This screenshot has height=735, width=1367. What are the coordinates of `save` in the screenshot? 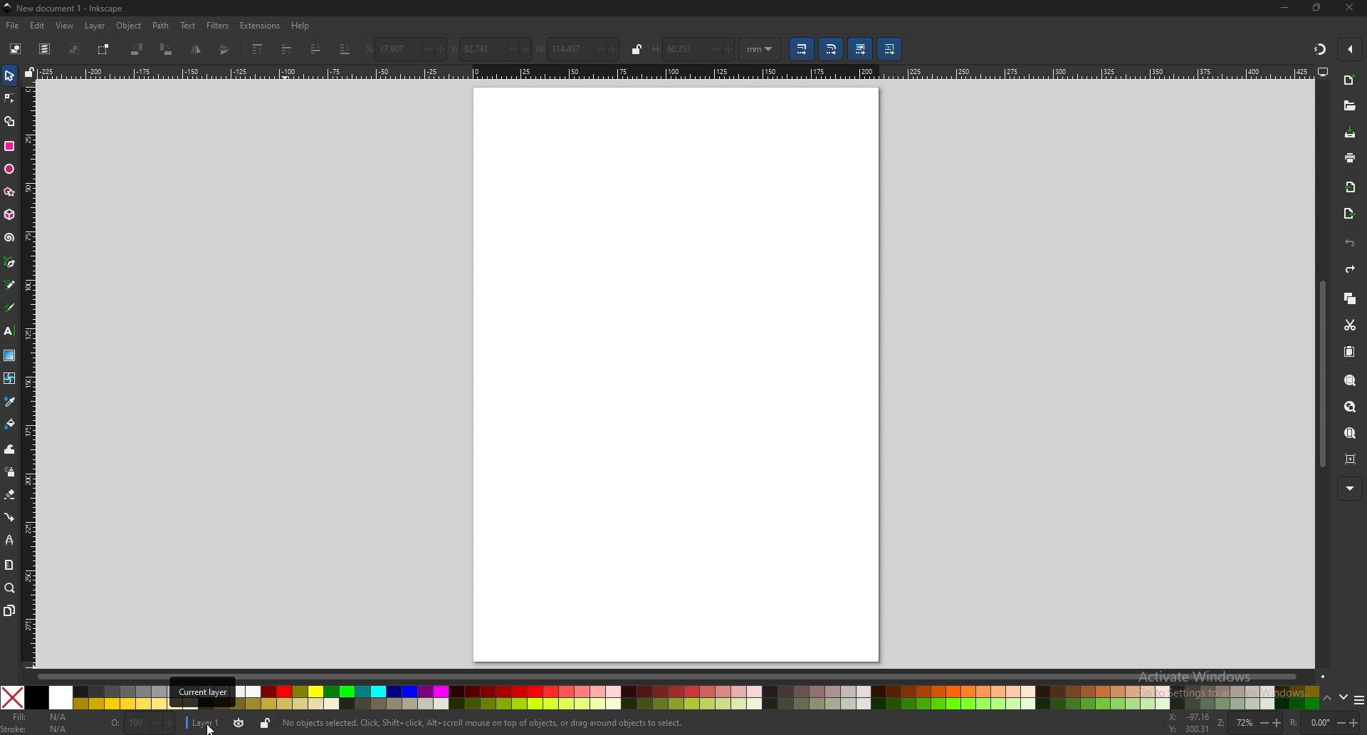 It's located at (1349, 132).